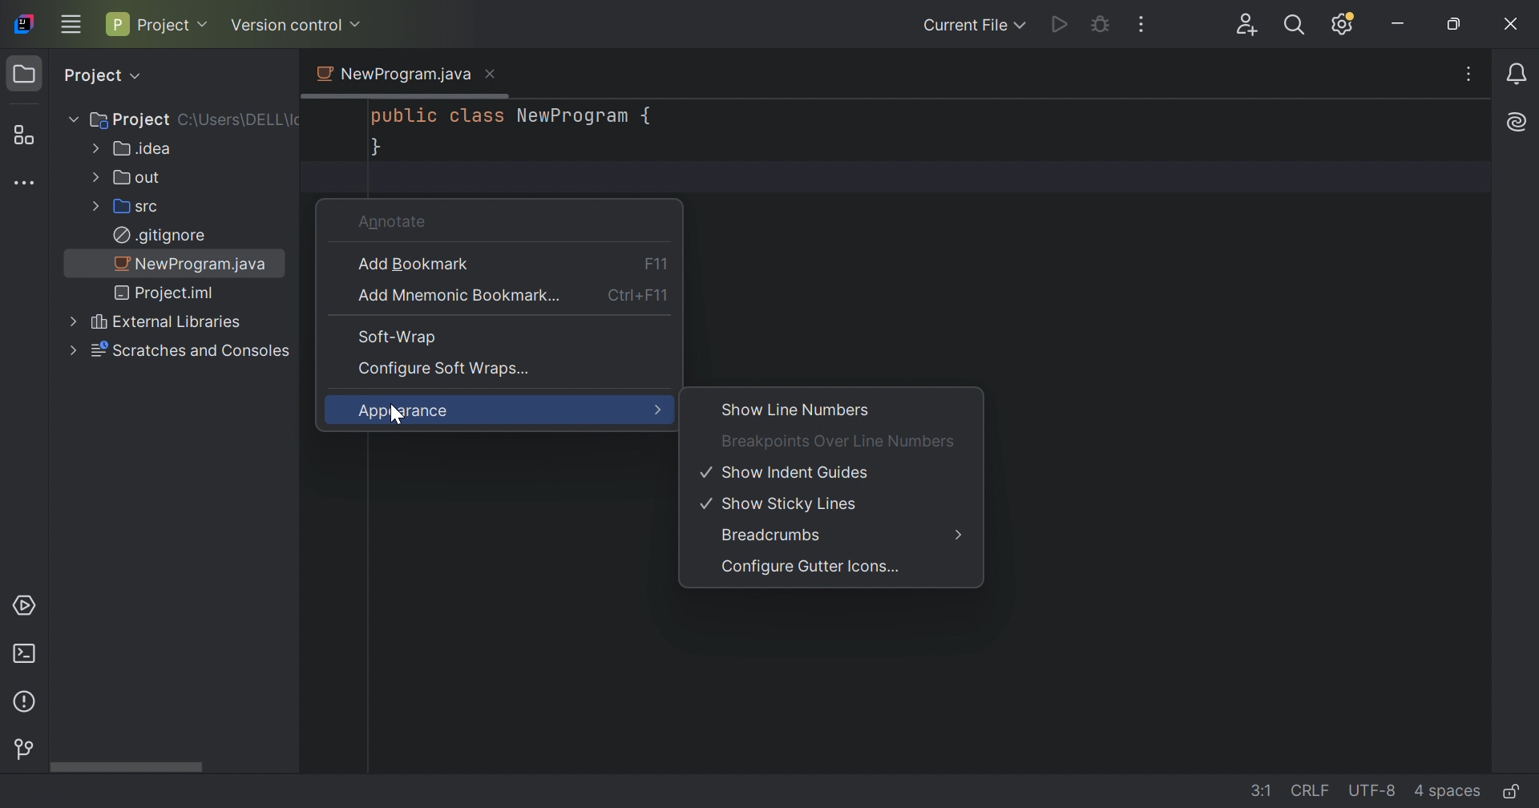  What do you see at coordinates (357, 24) in the screenshot?
I see `Drop Down` at bounding box center [357, 24].